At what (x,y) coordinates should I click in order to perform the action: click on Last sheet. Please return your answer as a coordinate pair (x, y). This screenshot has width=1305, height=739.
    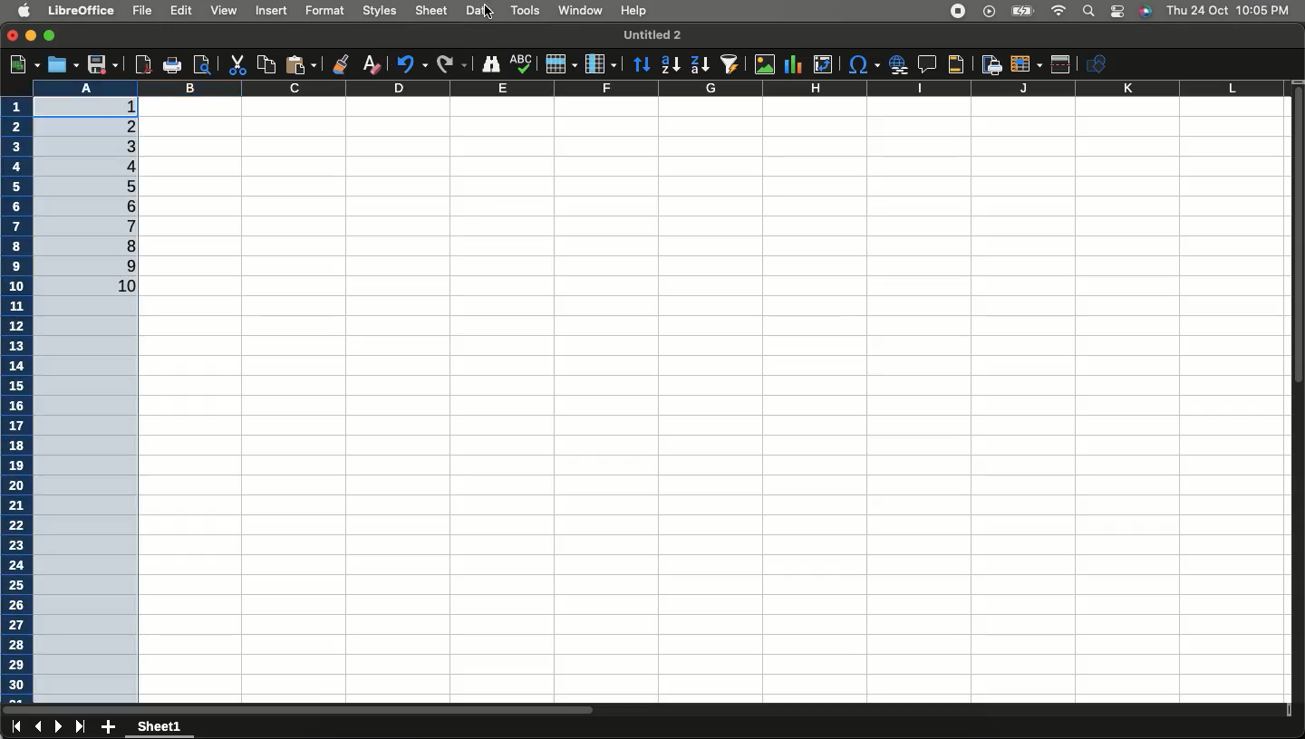
    Looking at the image, I should click on (81, 727).